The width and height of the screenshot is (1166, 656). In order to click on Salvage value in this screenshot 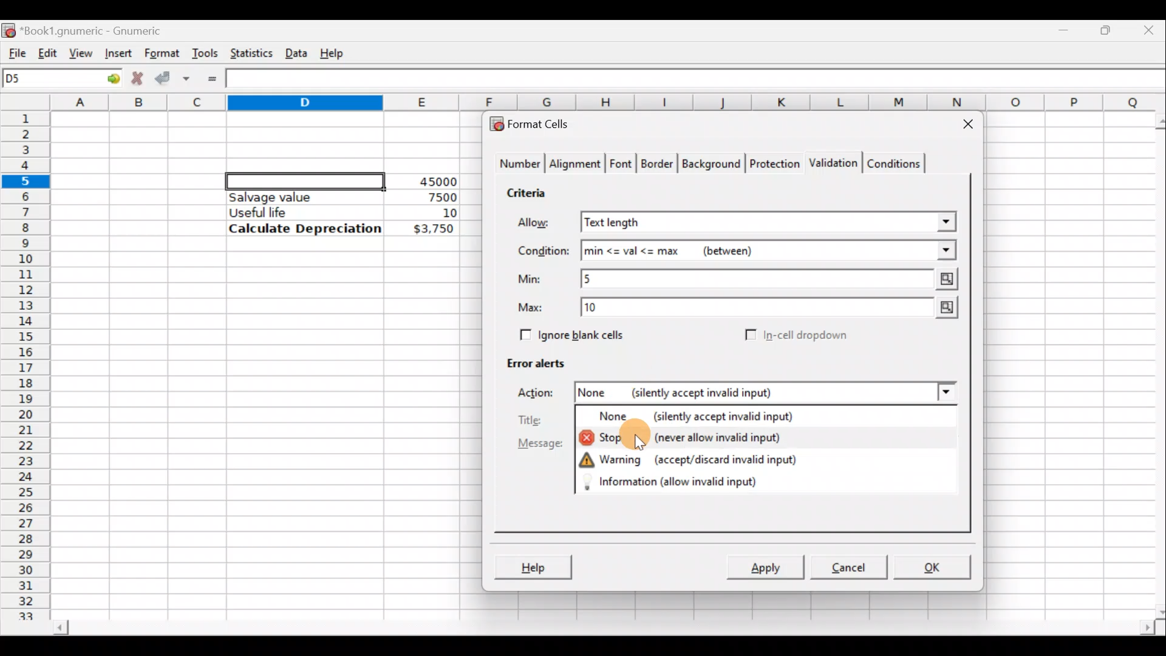, I will do `click(294, 197)`.